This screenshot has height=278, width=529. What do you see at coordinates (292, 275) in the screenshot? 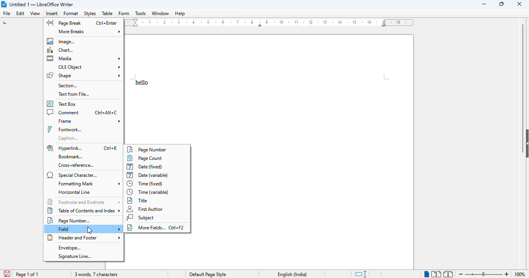
I see `text language` at bounding box center [292, 275].